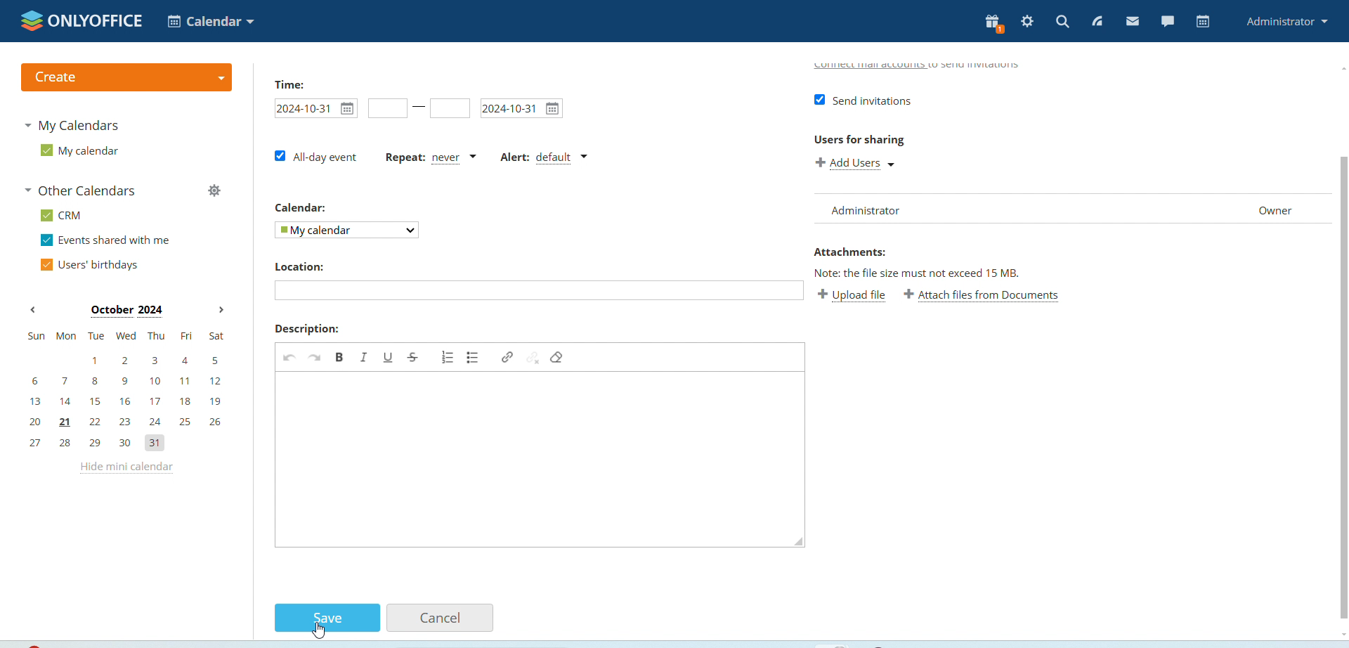 This screenshot has width=1349, height=648. What do you see at coordinates (1344, 384) in the screenshot?
I see `vertical scrollbar` at bounding box center [1344, 384].